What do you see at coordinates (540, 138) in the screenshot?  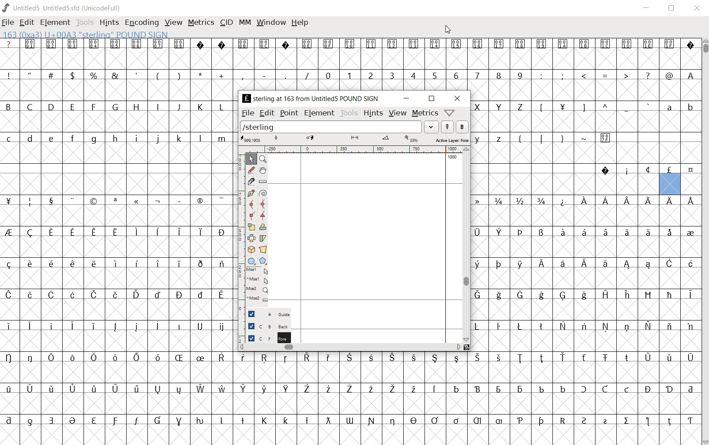 I see `|` at bounding box center [540, 138].